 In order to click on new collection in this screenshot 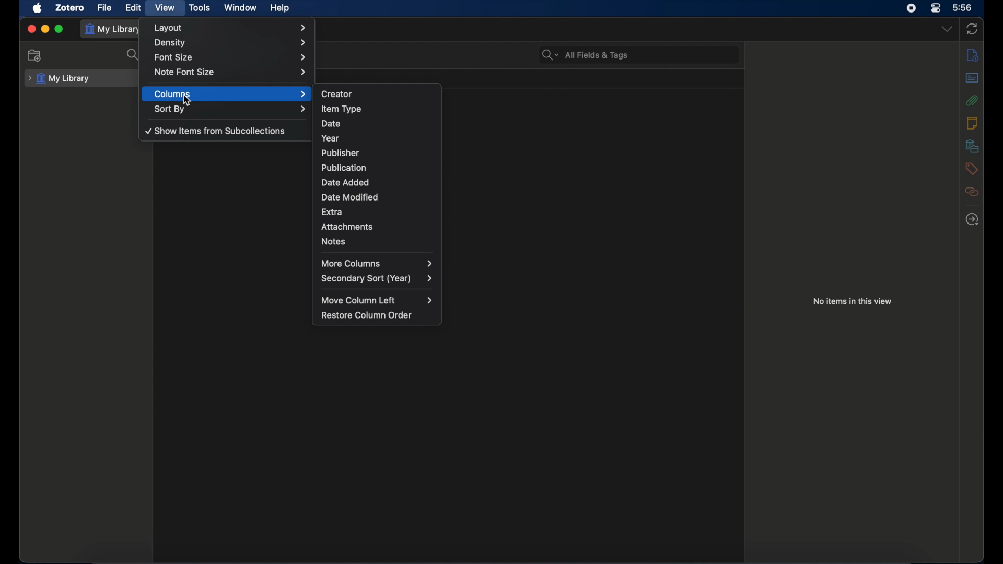, I will do `click(35, 55)`.